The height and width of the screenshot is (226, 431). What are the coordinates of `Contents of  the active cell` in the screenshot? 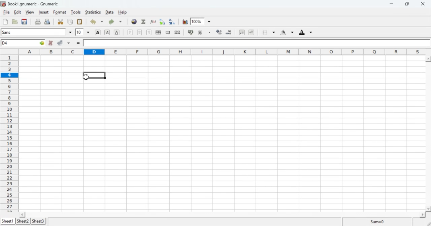 It's located at (255, 43).